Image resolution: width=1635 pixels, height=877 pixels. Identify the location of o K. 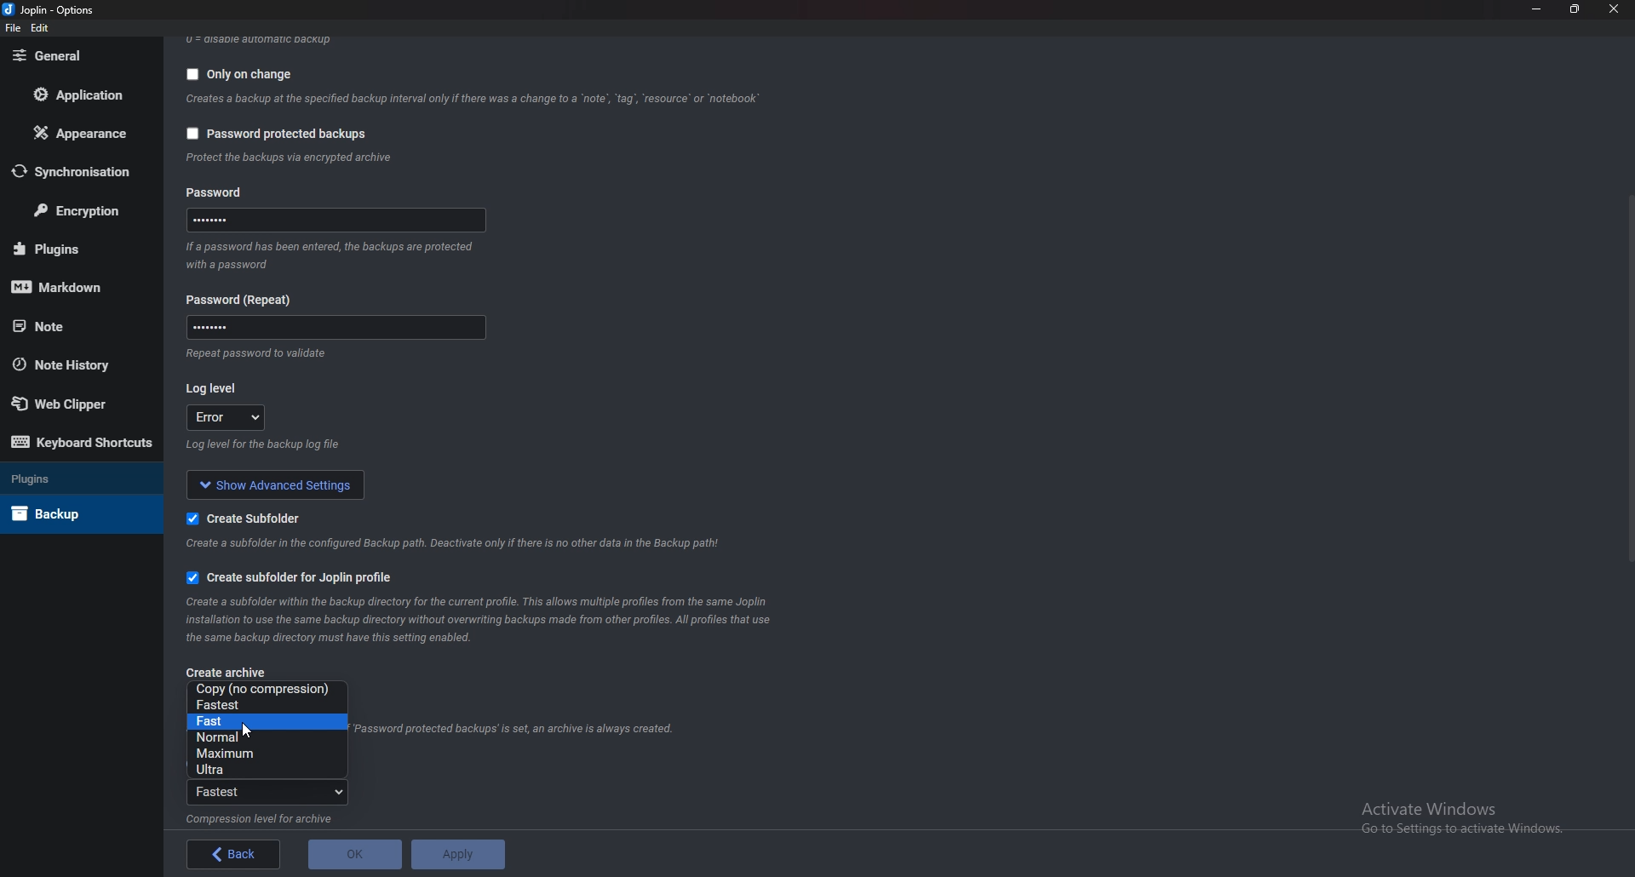
(356, 853).